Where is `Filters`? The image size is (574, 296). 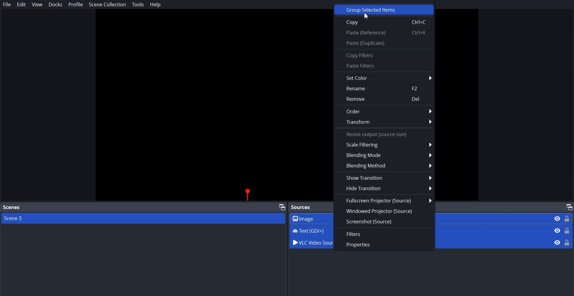
Filters is located at coordinates (384, 234).